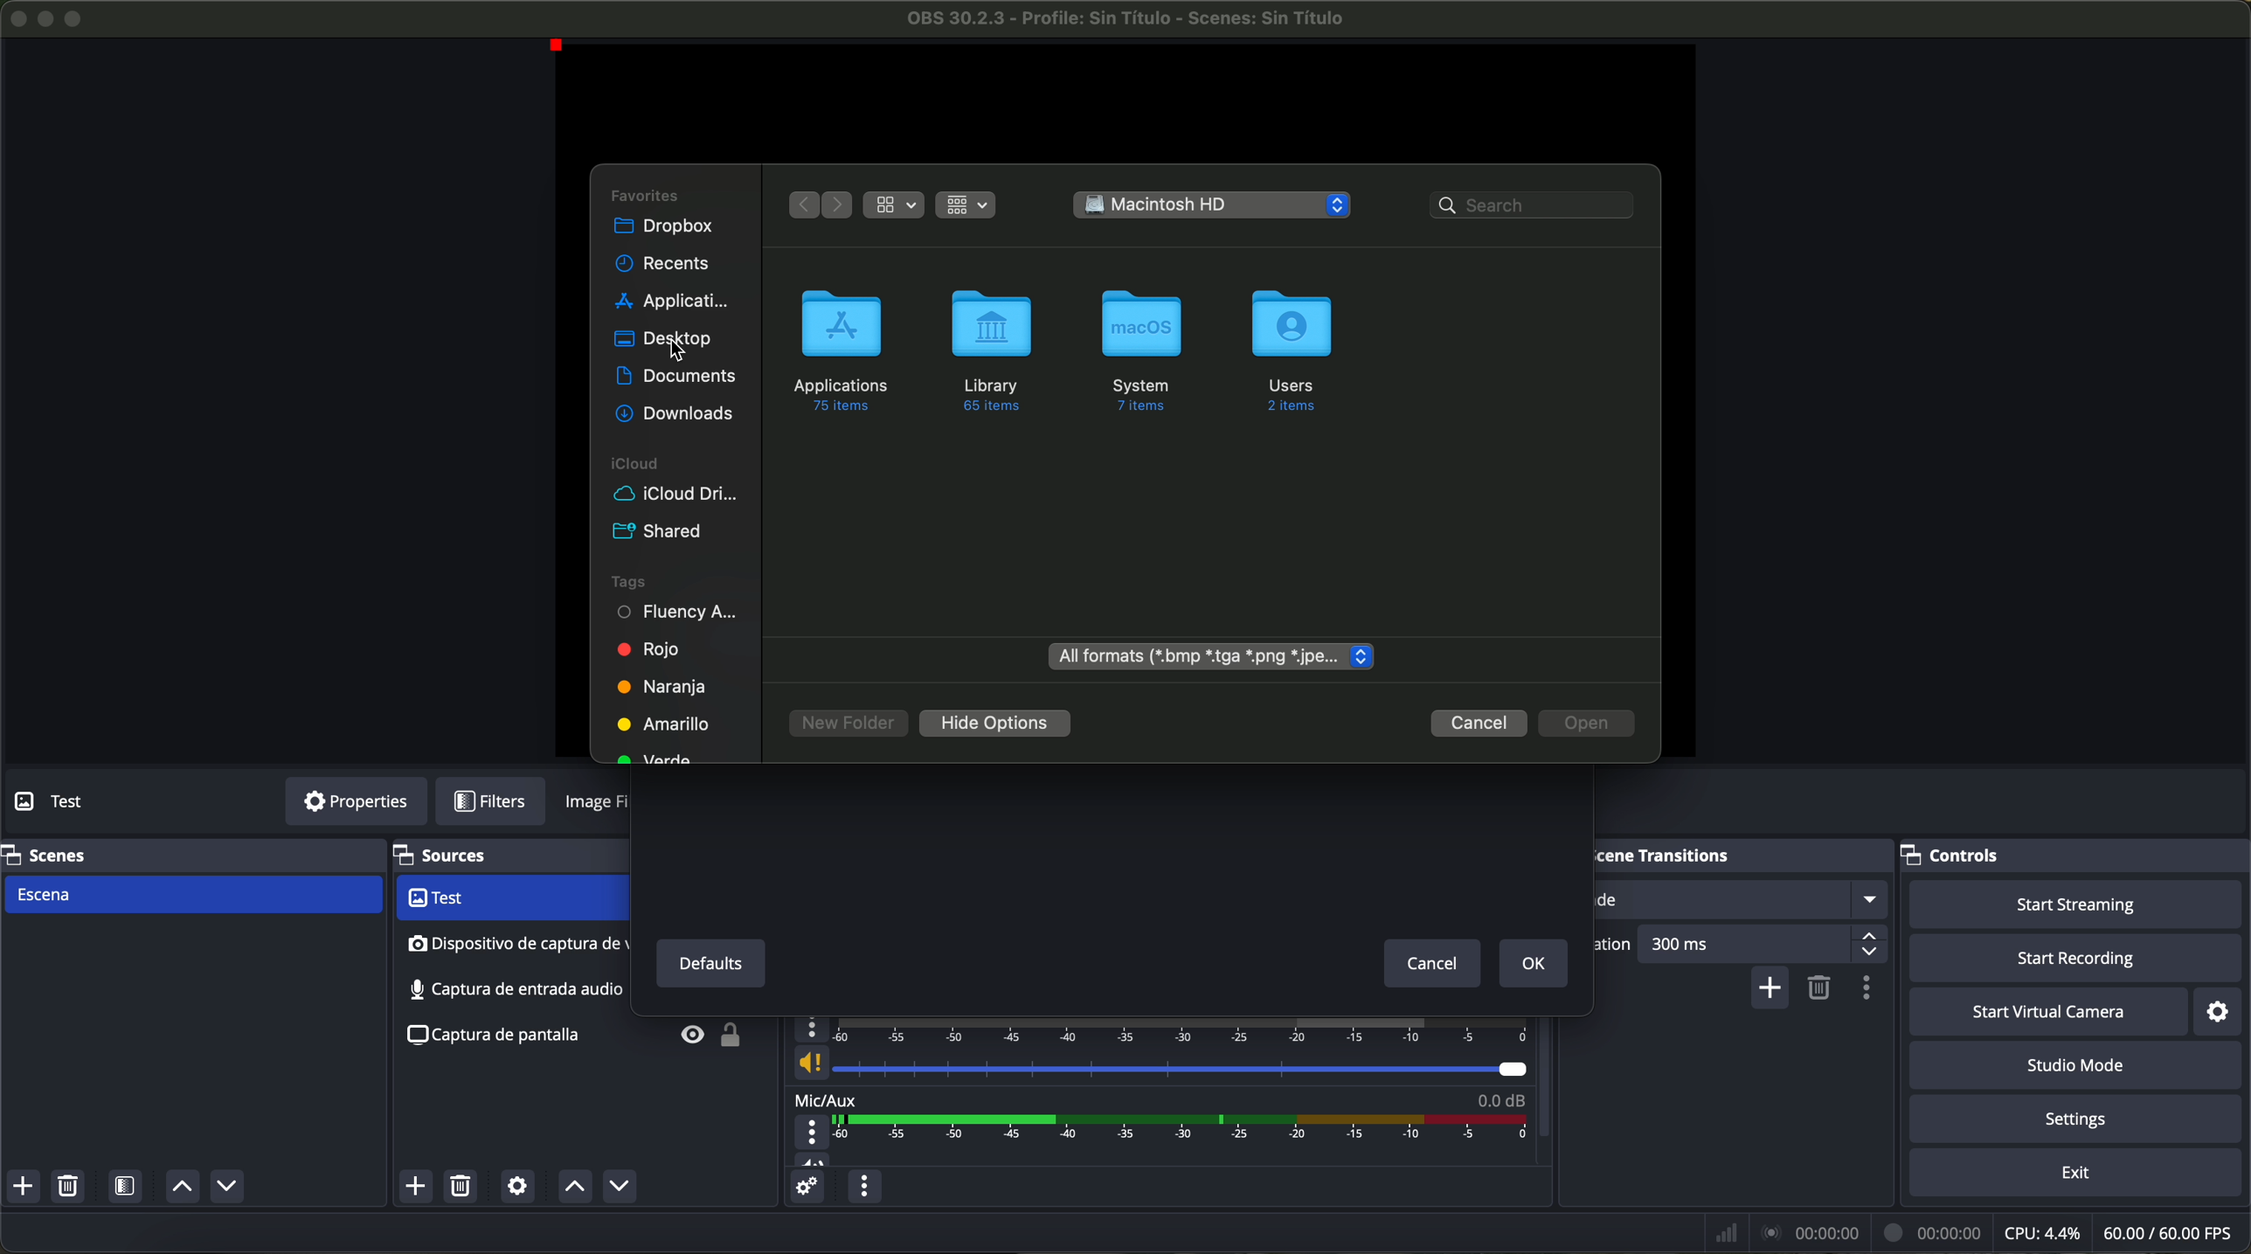  I want to click on unlock/visible, so click(703, 1038).